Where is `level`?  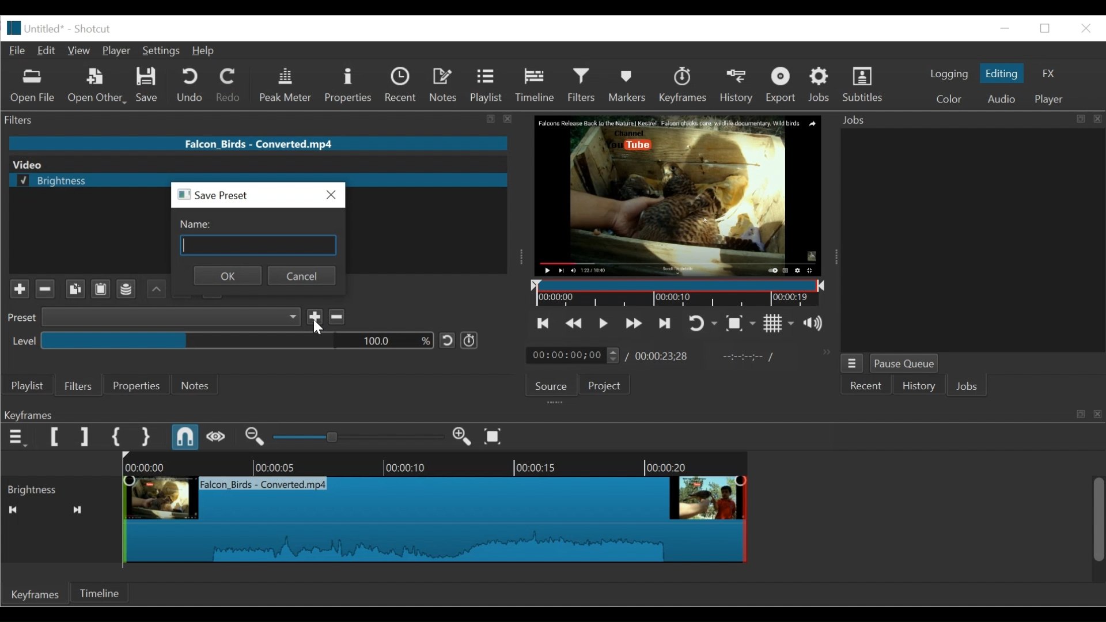
level is located at coordinates (20, 340).